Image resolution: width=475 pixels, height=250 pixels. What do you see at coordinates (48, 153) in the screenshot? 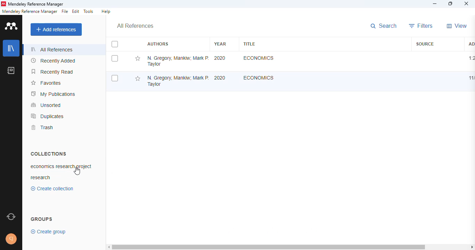
I see `collections` at bounding box center [48, 153].